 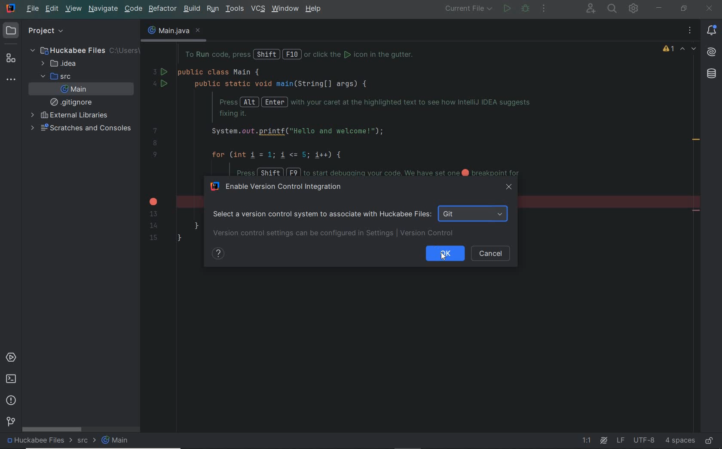 What do you see at coordinates (634, 9) in the screenshot?
I see `IDE AND PROJECT SETTINGS` at bounding box center [634, 9].